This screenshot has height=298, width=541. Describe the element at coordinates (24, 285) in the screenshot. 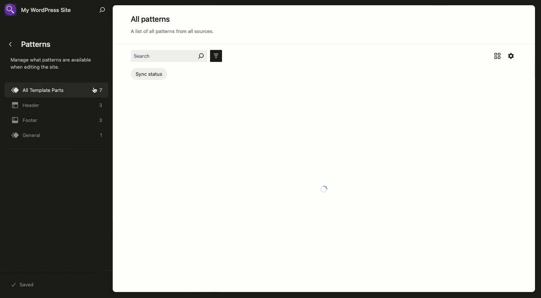

I see `Saved` at that location.